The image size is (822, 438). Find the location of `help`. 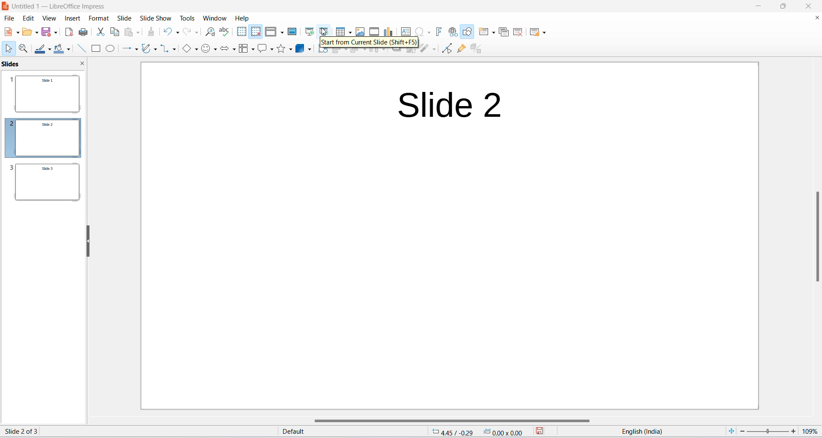

help is located at coordinates (243, 18).